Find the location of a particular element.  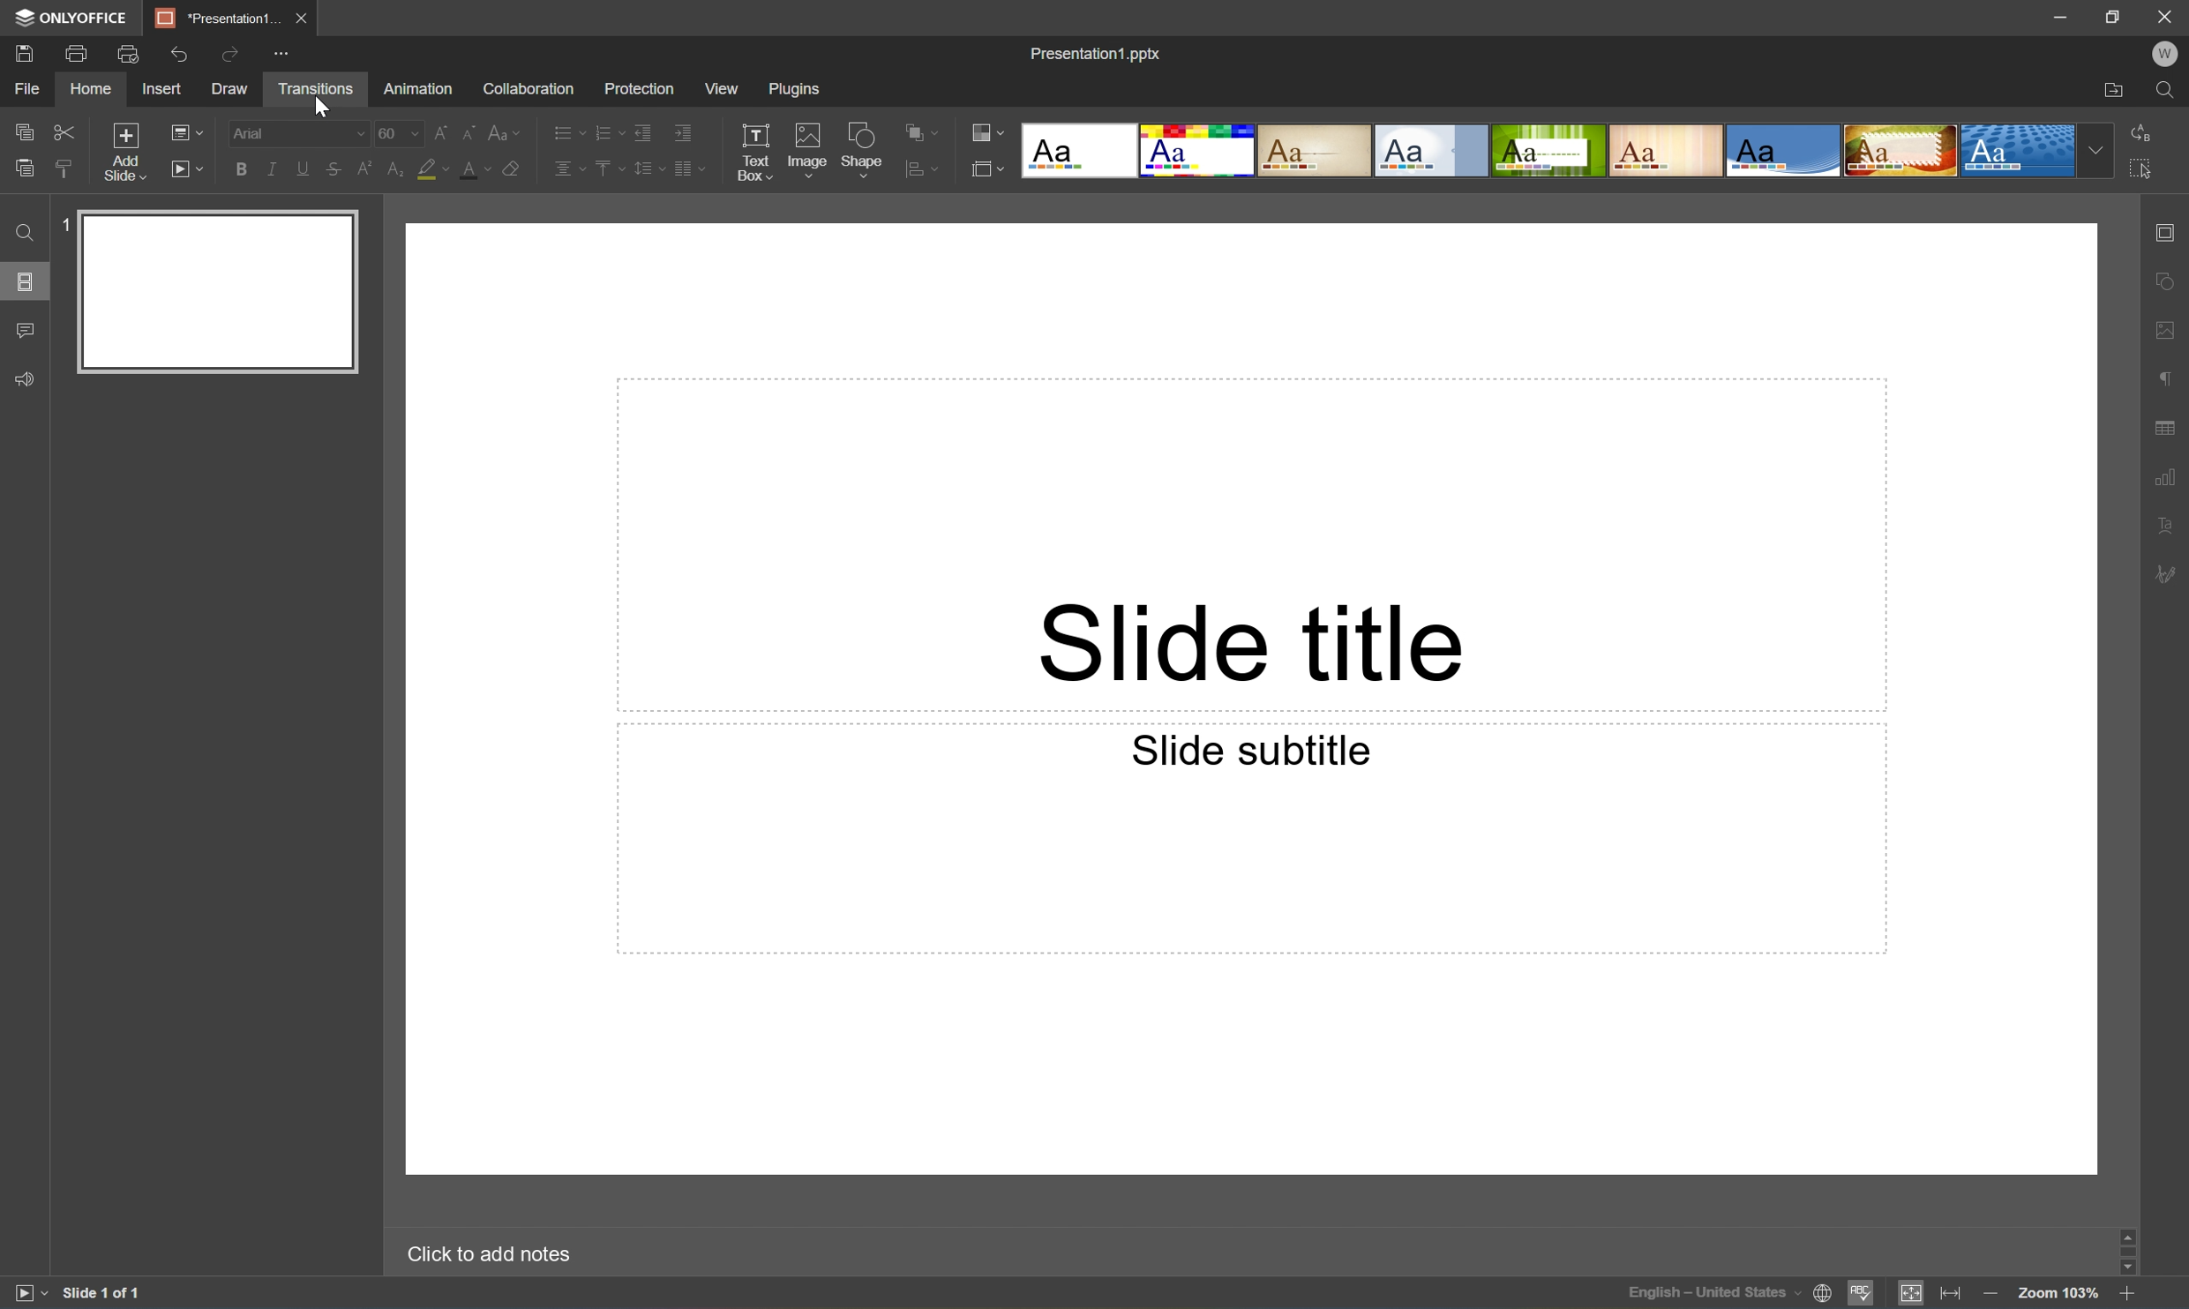

Official is located at coordinates (1431, 150).